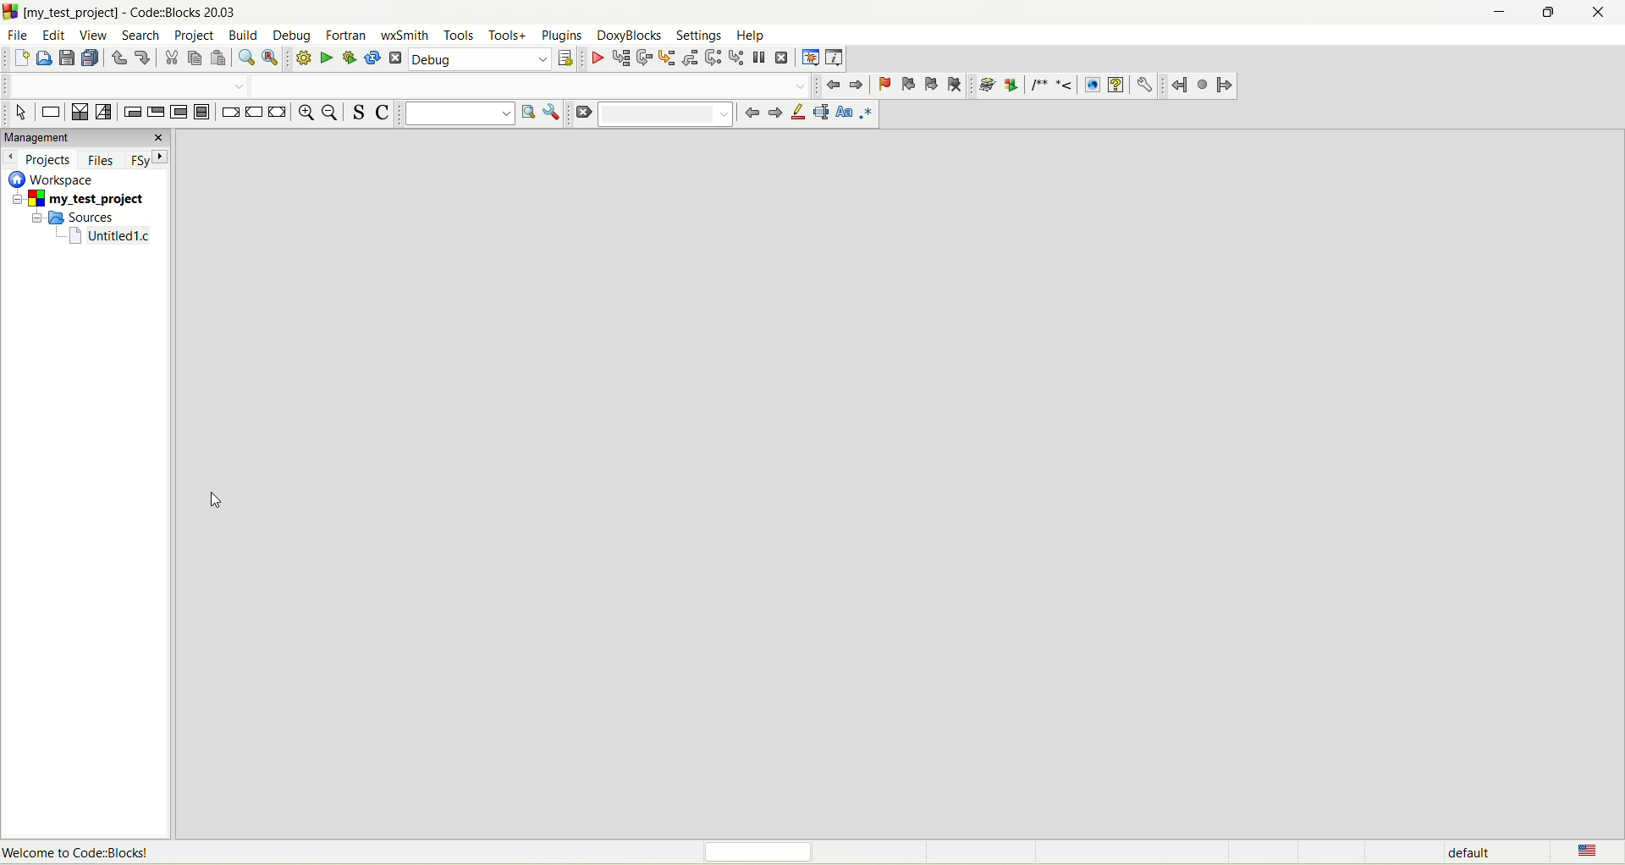 Image resolution: width=1625 pixels, height=865 pixels. I want to click on new, so click(19, 59).